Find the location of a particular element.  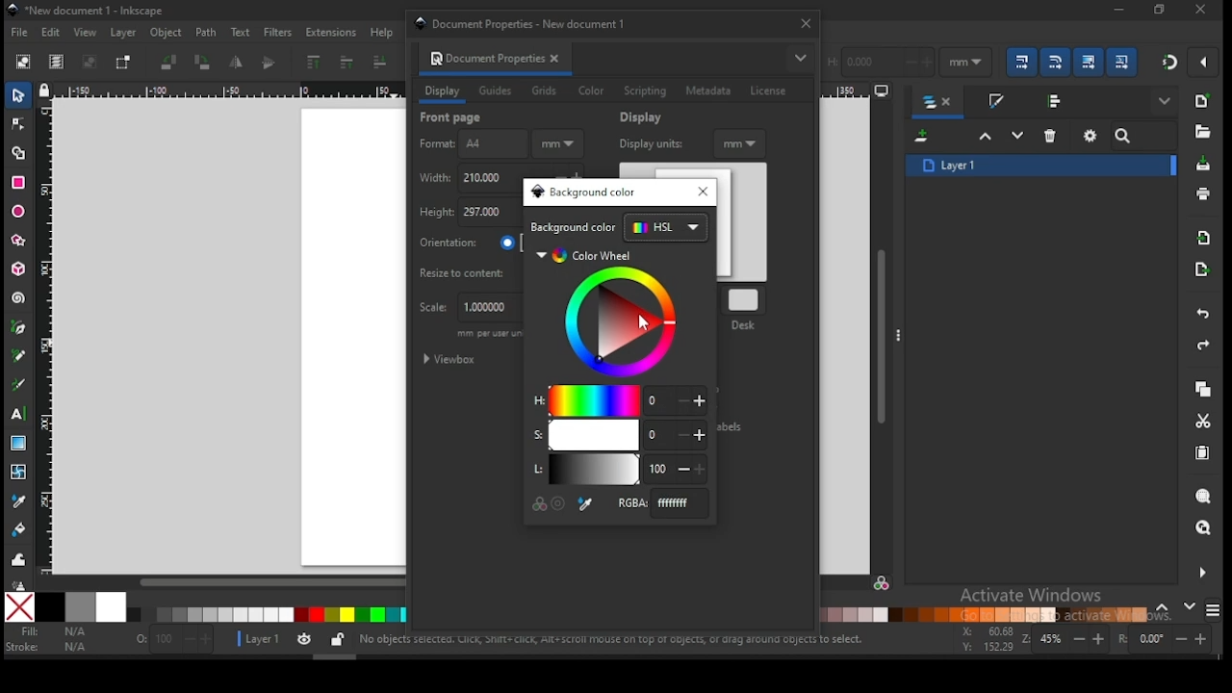

display is located at coordinates (442, 91).